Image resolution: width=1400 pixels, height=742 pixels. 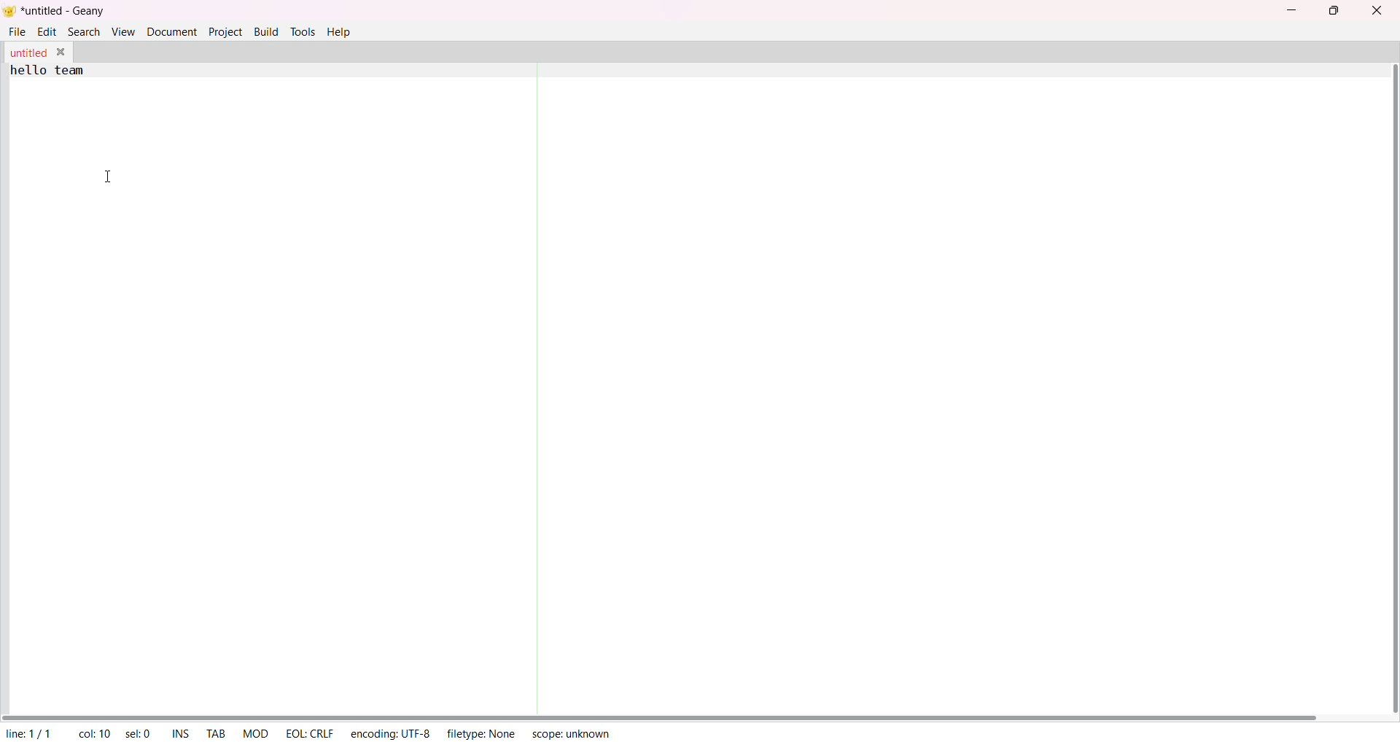 I want to click on maximize, so click(x=1339, y=12).